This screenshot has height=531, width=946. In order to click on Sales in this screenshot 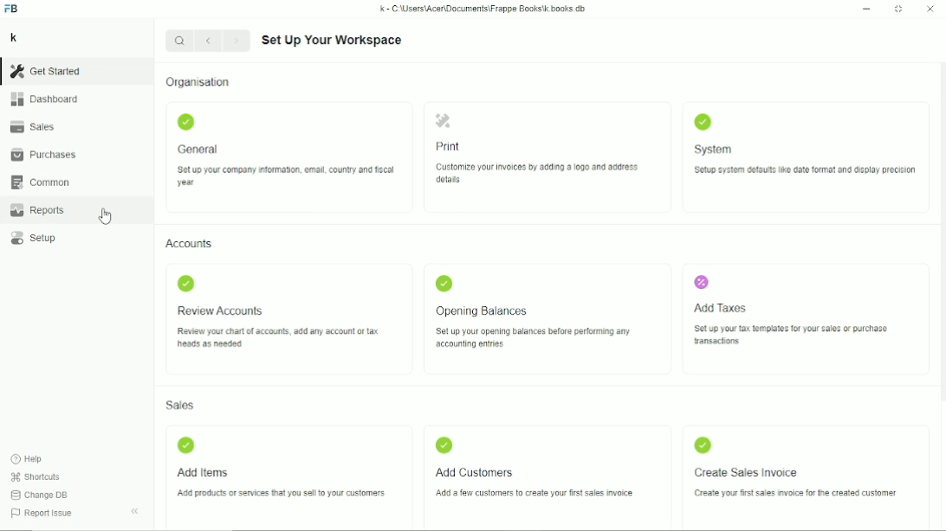, I will do `click(32, 125)`.